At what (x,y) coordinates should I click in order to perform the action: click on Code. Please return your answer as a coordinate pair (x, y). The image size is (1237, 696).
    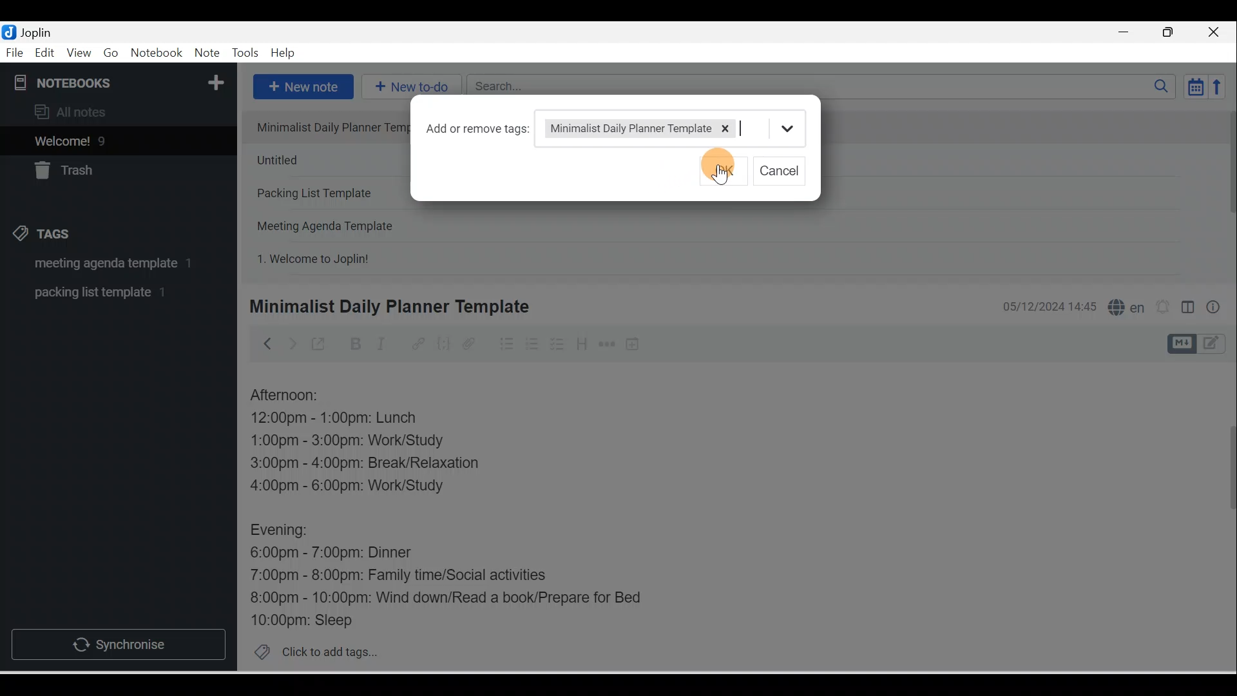
    Looking at the image, I should click on (444, 345).